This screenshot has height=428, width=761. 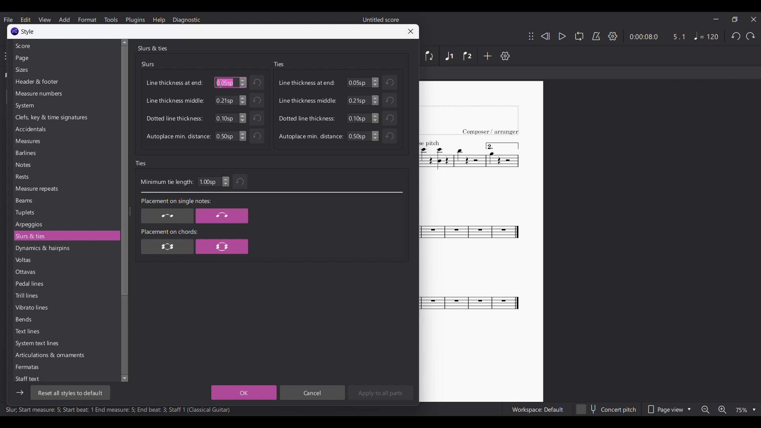 I want to click on , so click(x=226, y=136).